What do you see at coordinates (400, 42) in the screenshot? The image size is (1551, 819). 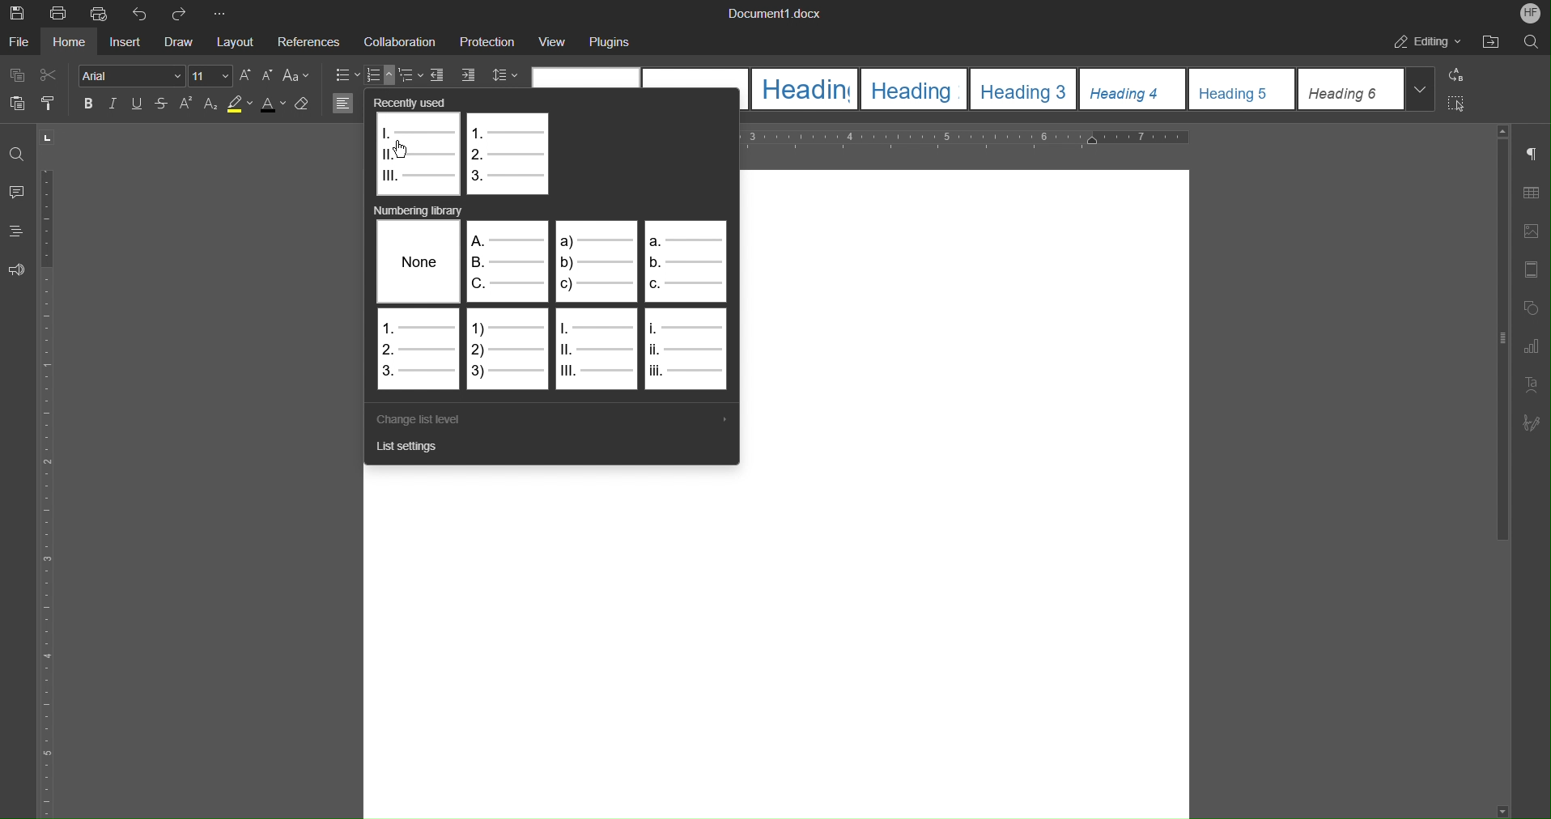 I see `Collaboration` at bounding box center [400, 42].